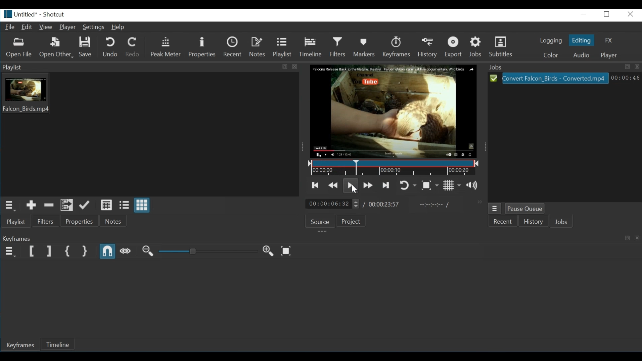 The height and width of the screenshot is (361, 642). I want to click on Toggle play or pause (space), so click(350, 184).